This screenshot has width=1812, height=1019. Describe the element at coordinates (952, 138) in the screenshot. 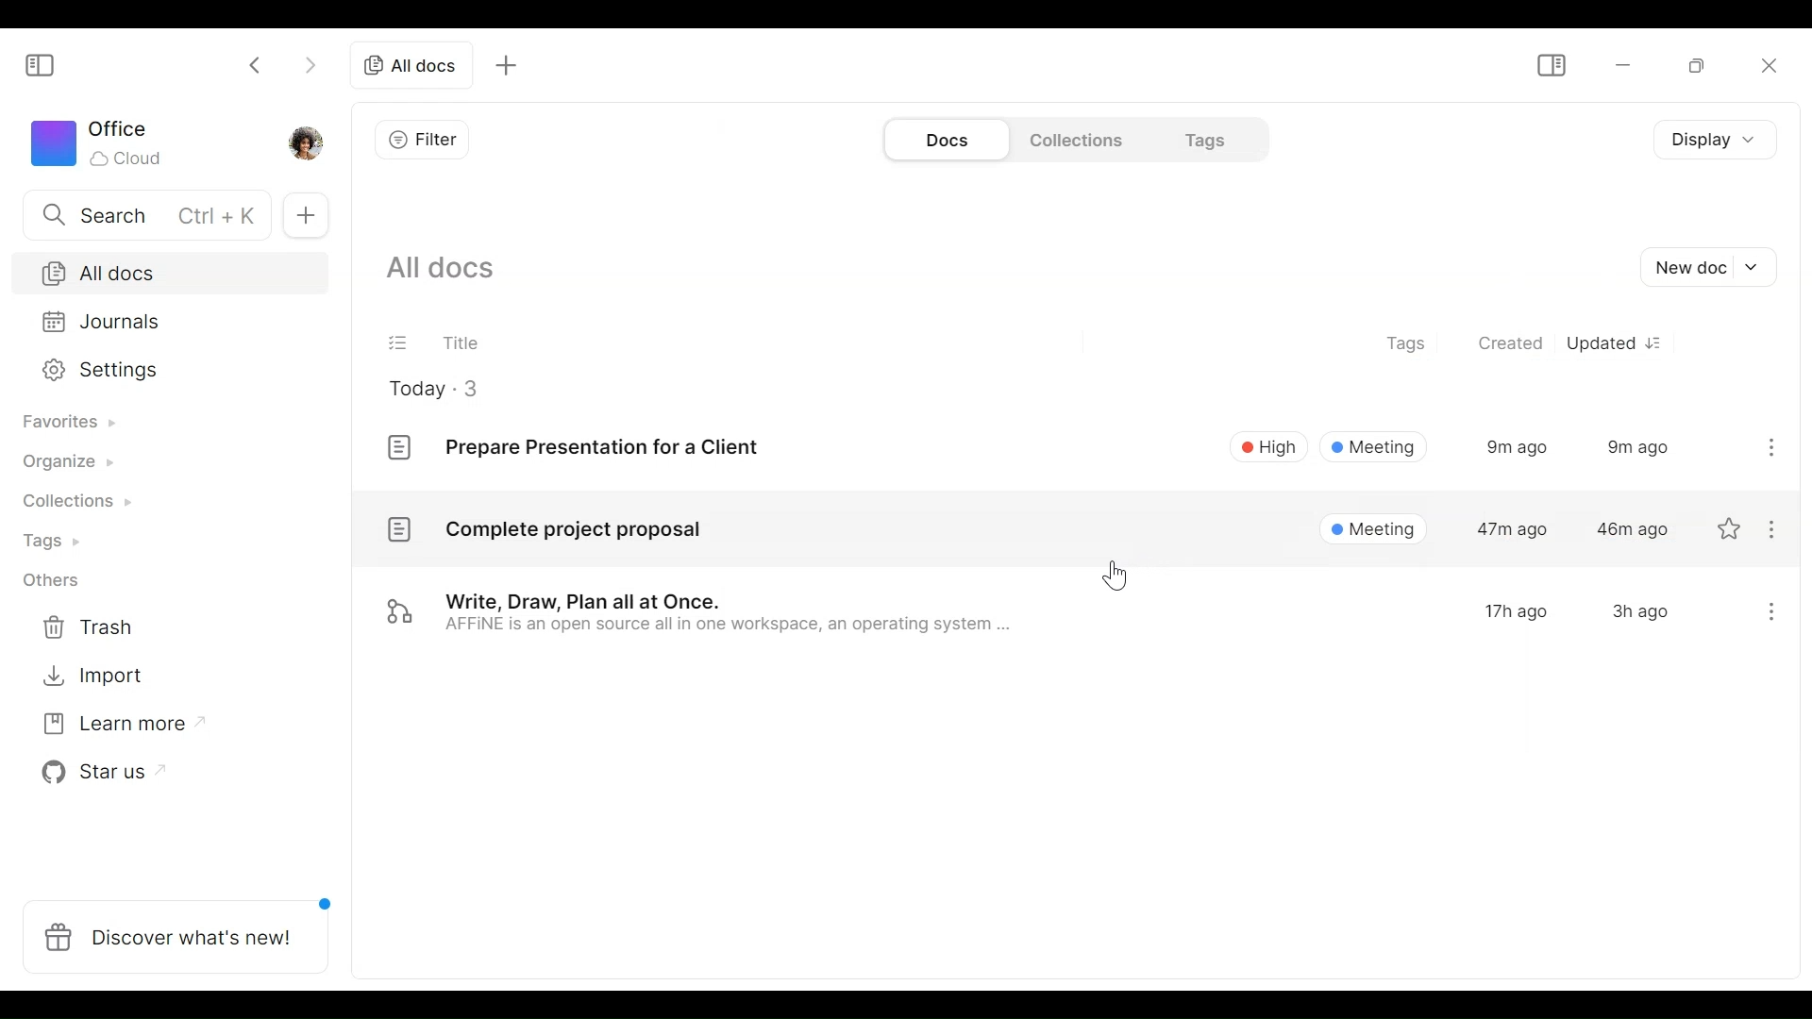

I see `Documents` at that location.